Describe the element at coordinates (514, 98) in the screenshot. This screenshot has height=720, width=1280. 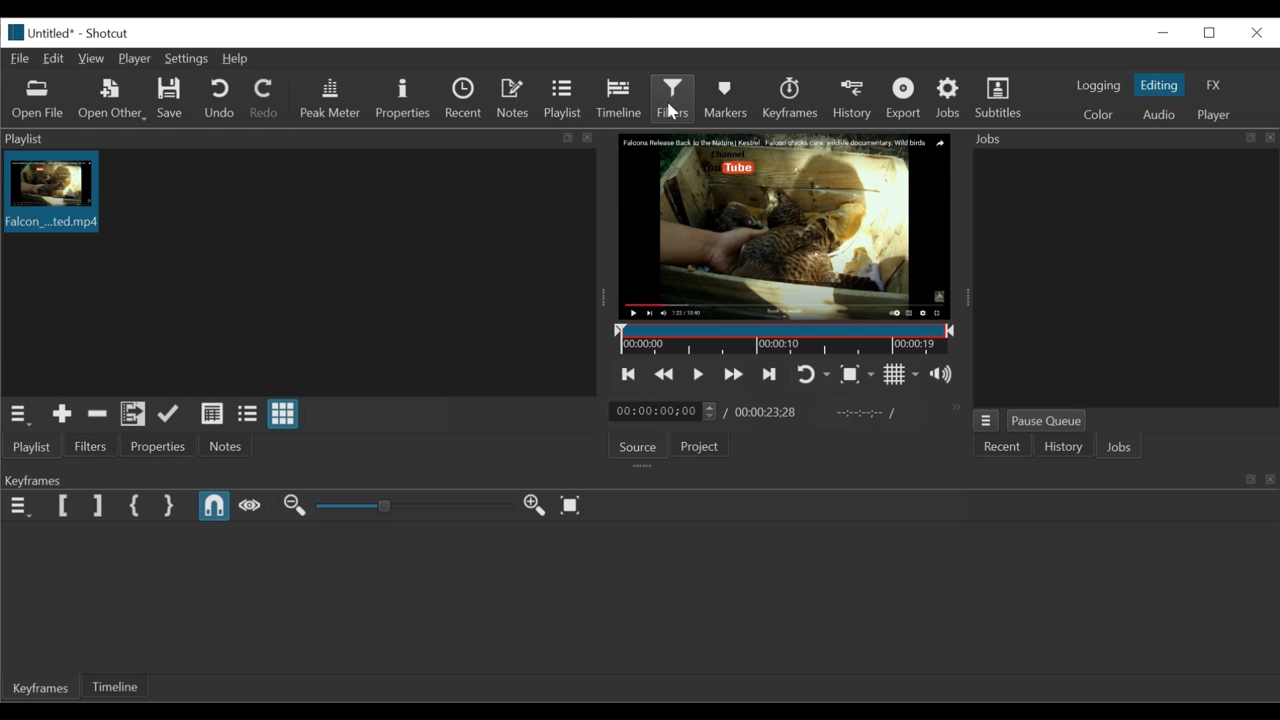
I see `Notes` at that location.